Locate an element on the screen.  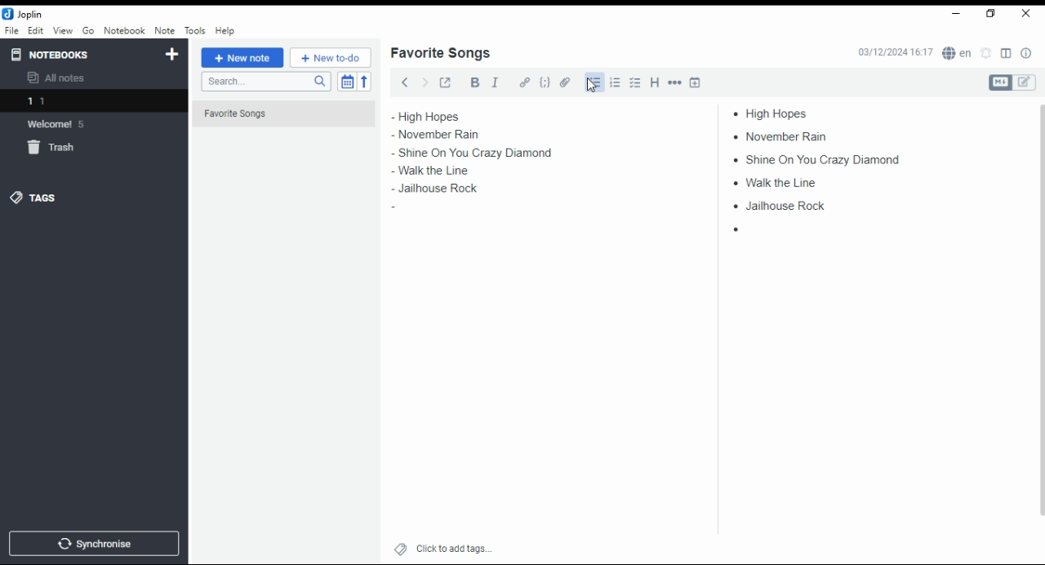
search is located at coordinates (265, 82).